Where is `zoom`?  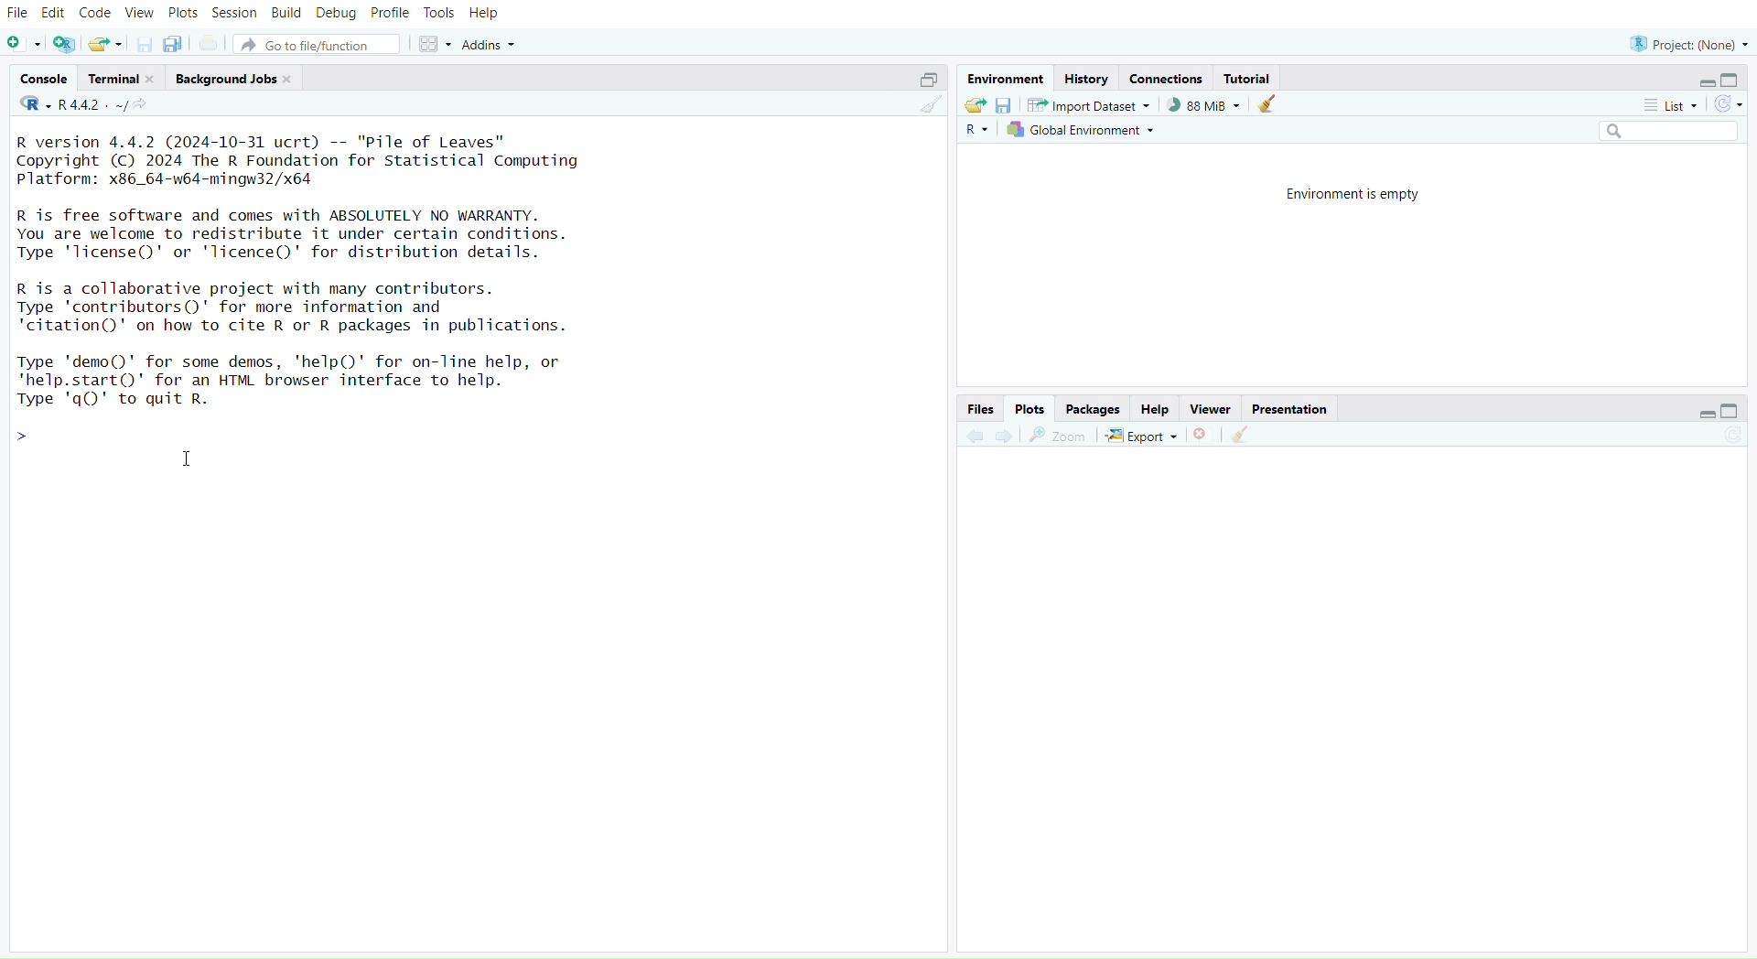 zoom is located at coordinates (1059, 436).